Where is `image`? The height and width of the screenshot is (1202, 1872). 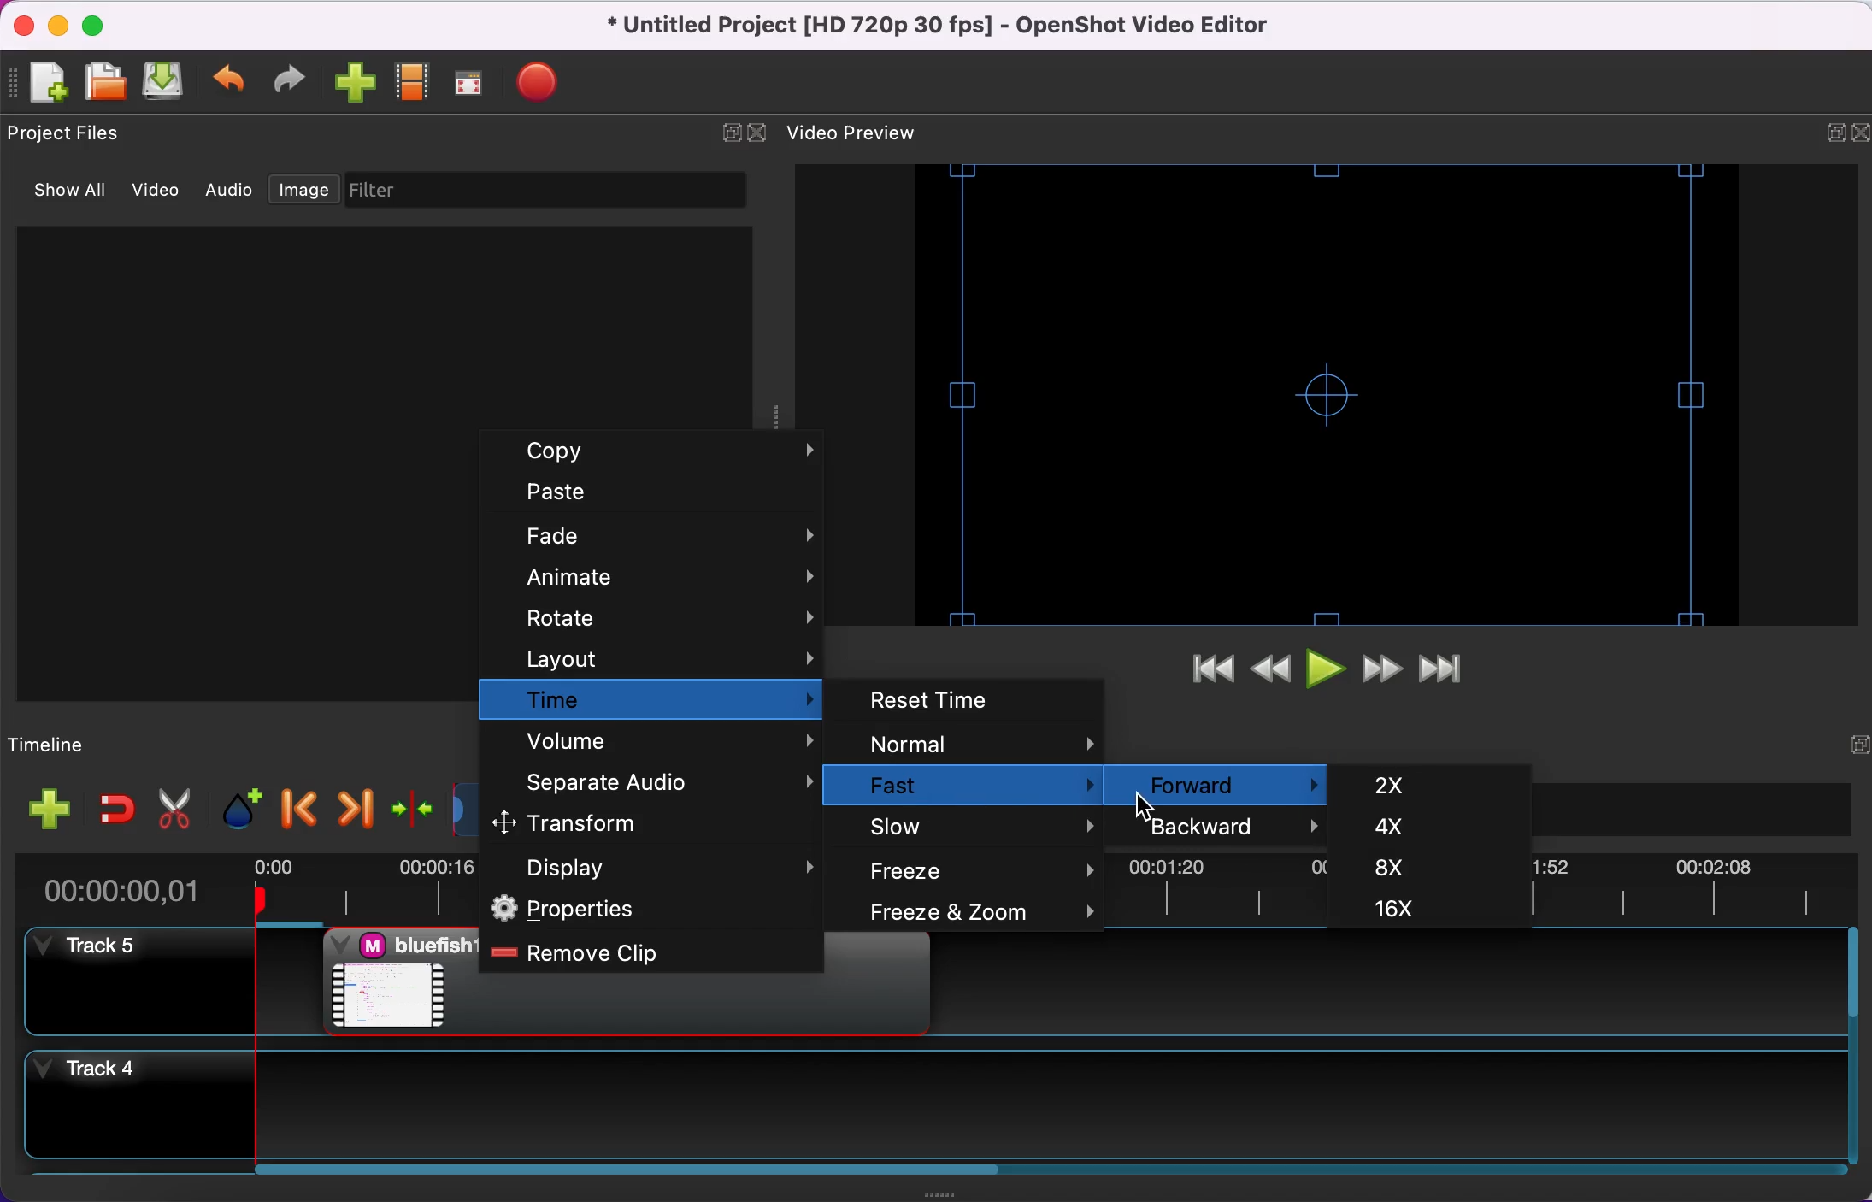
image is located at coordinates (301, 191).